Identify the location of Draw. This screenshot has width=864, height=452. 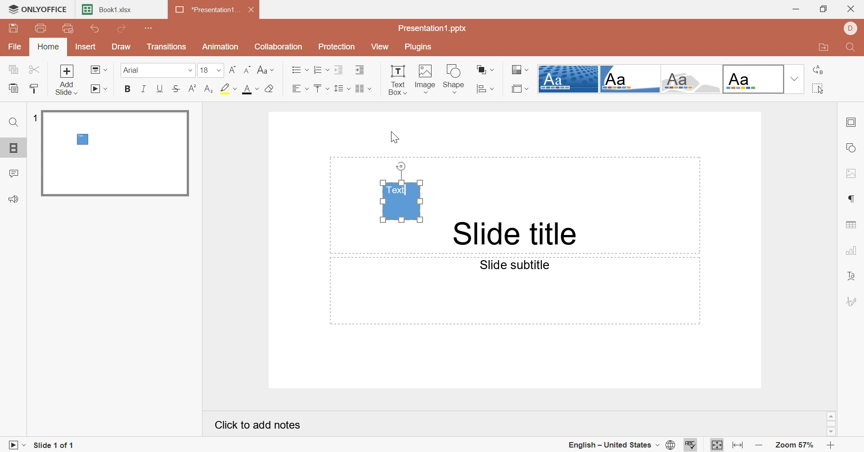
(121, 48).